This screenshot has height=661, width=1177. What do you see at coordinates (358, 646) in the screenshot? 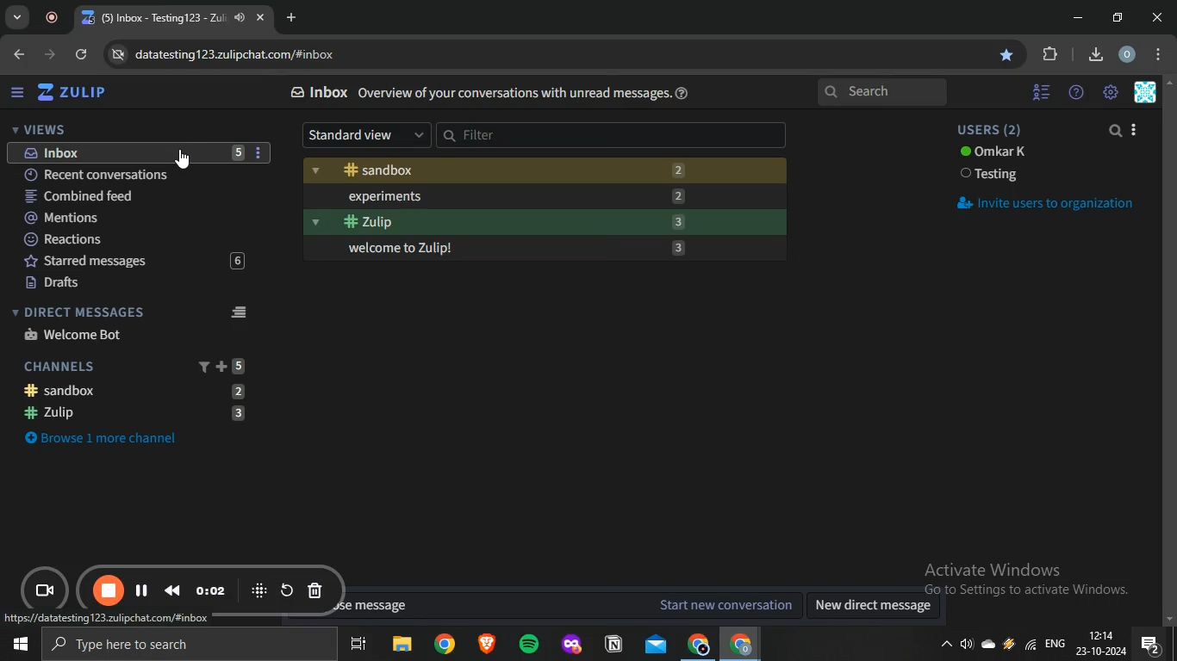
I see `task view` at bounding box center [358, 646].